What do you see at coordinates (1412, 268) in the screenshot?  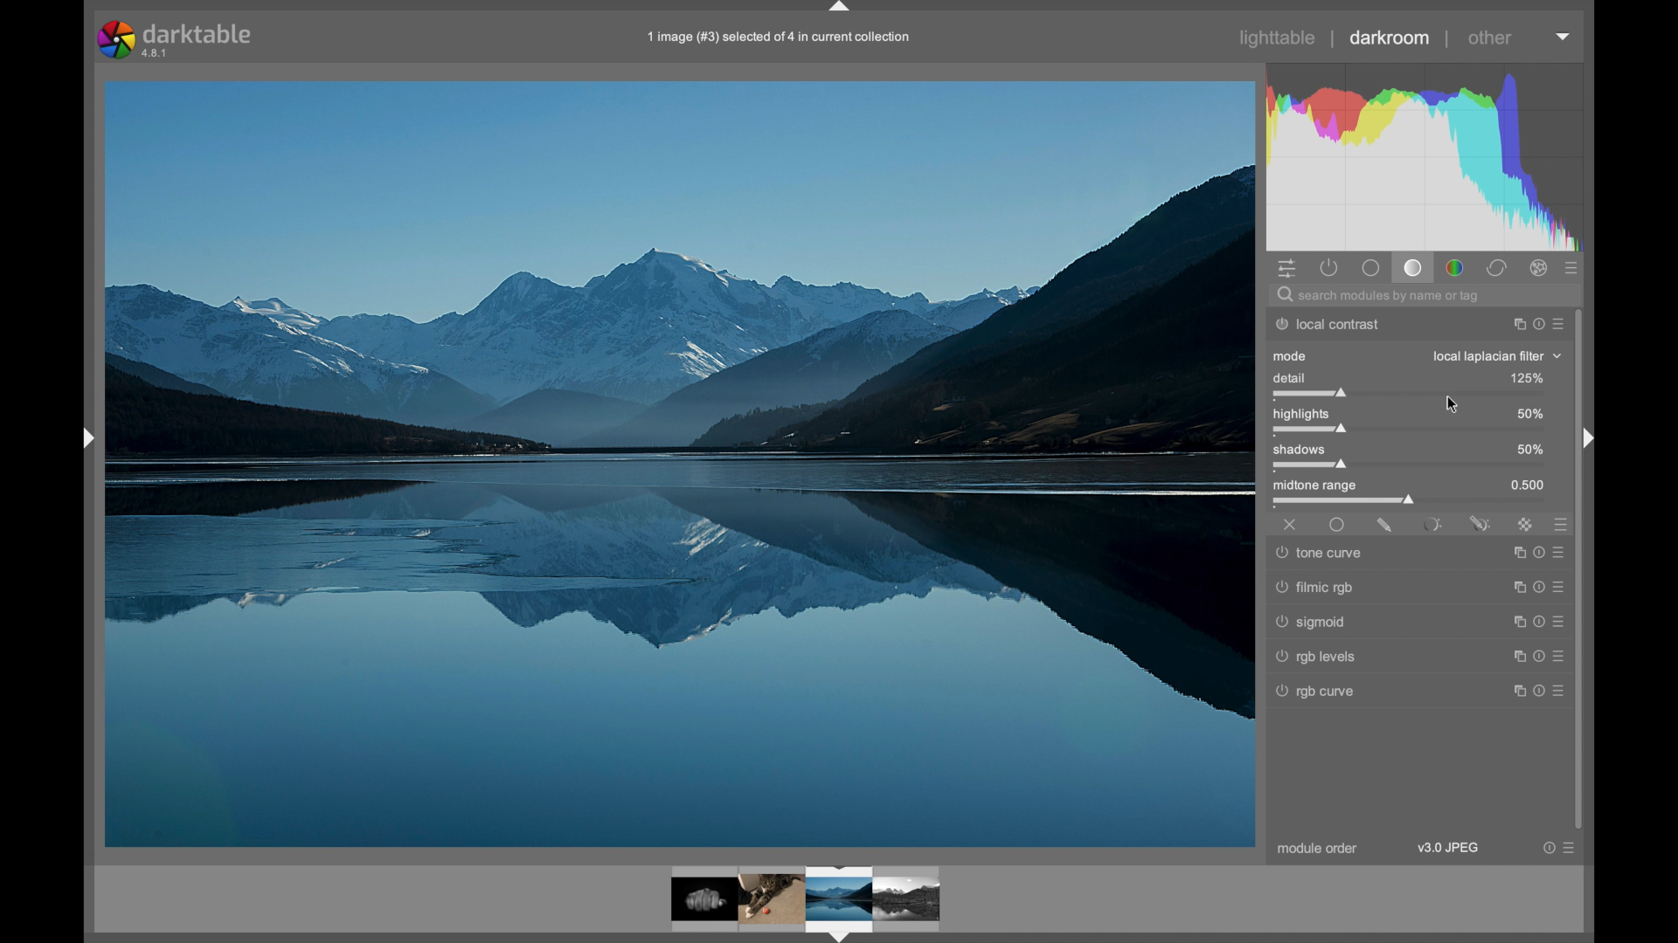 I see `tone` at bounding box center [1412, 268].